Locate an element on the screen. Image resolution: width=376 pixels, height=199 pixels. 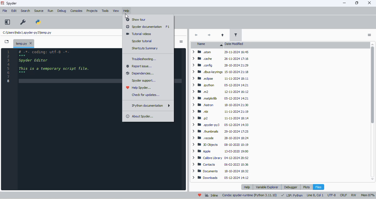
date modified is located at coordinates (235, 44).